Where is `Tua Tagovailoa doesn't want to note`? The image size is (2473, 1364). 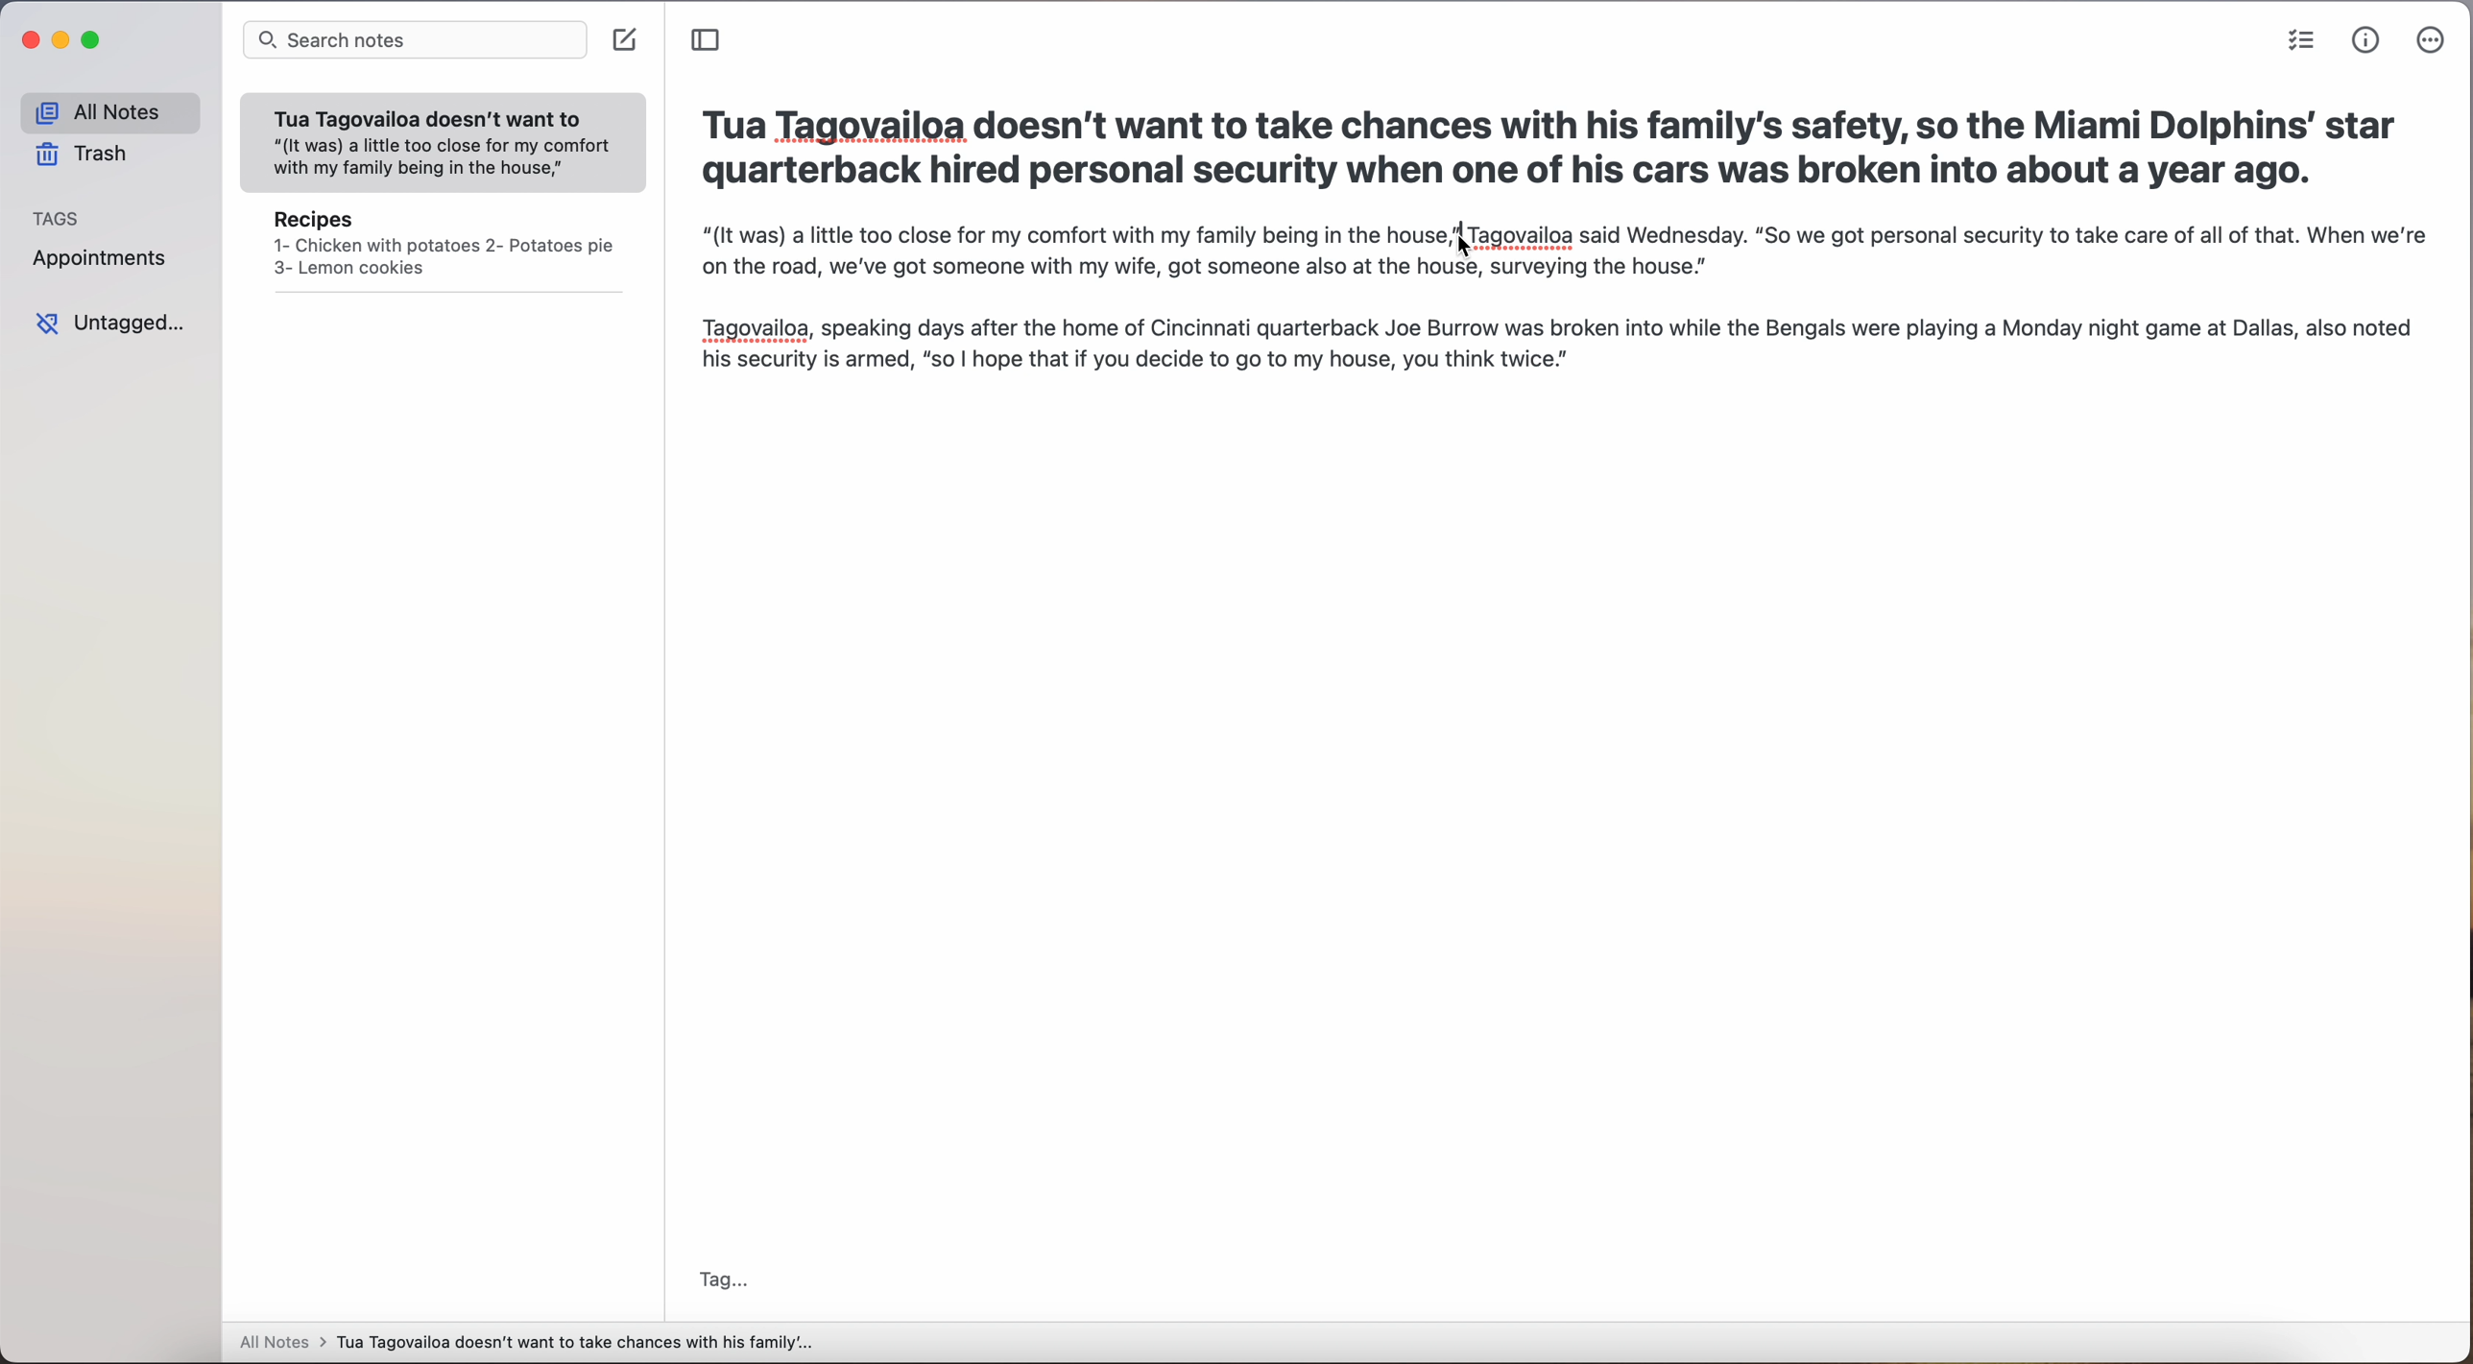 Tua Tagovailoa doesn't want to note is located at coordinates (444, 144).